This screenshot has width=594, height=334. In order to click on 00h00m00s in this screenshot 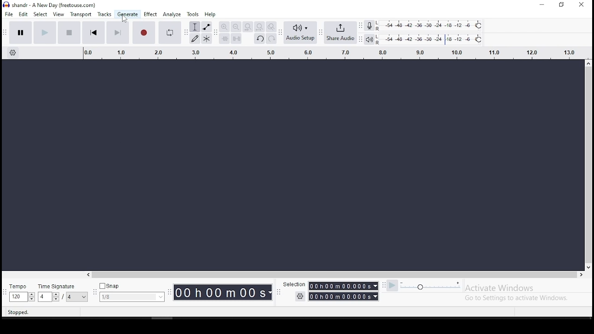, I will do `click(343, 297)`.